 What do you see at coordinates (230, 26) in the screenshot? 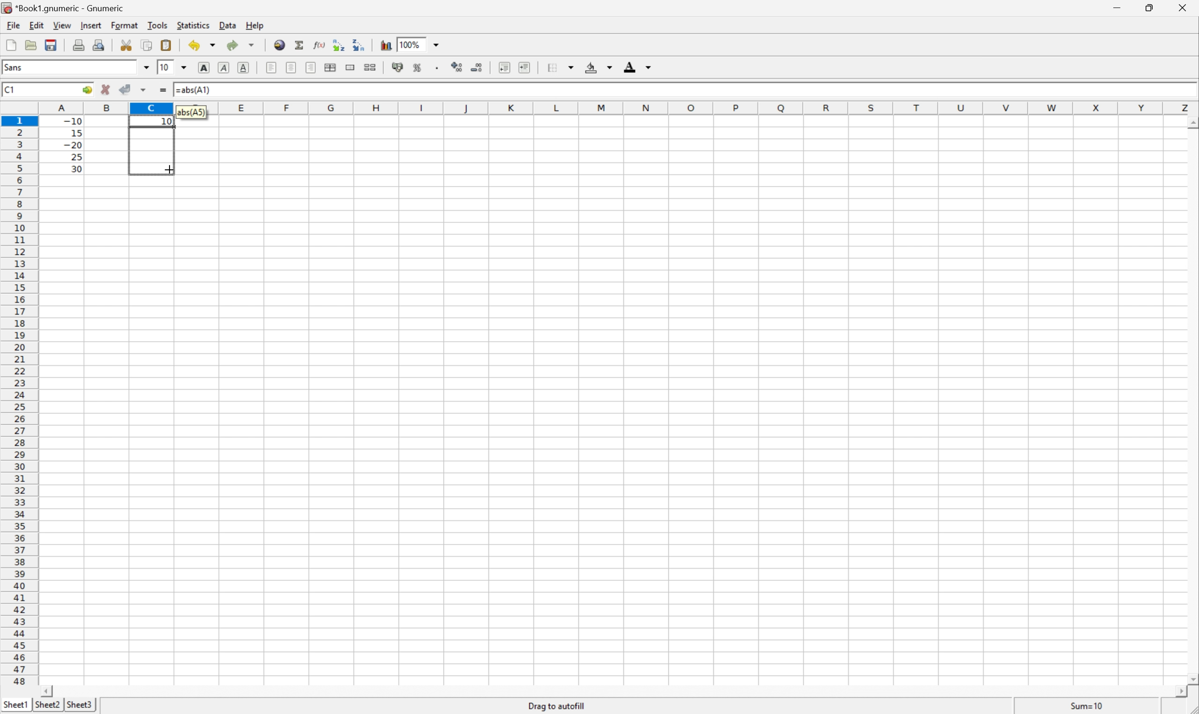
I see `Data` at bounding box center [230, 26].